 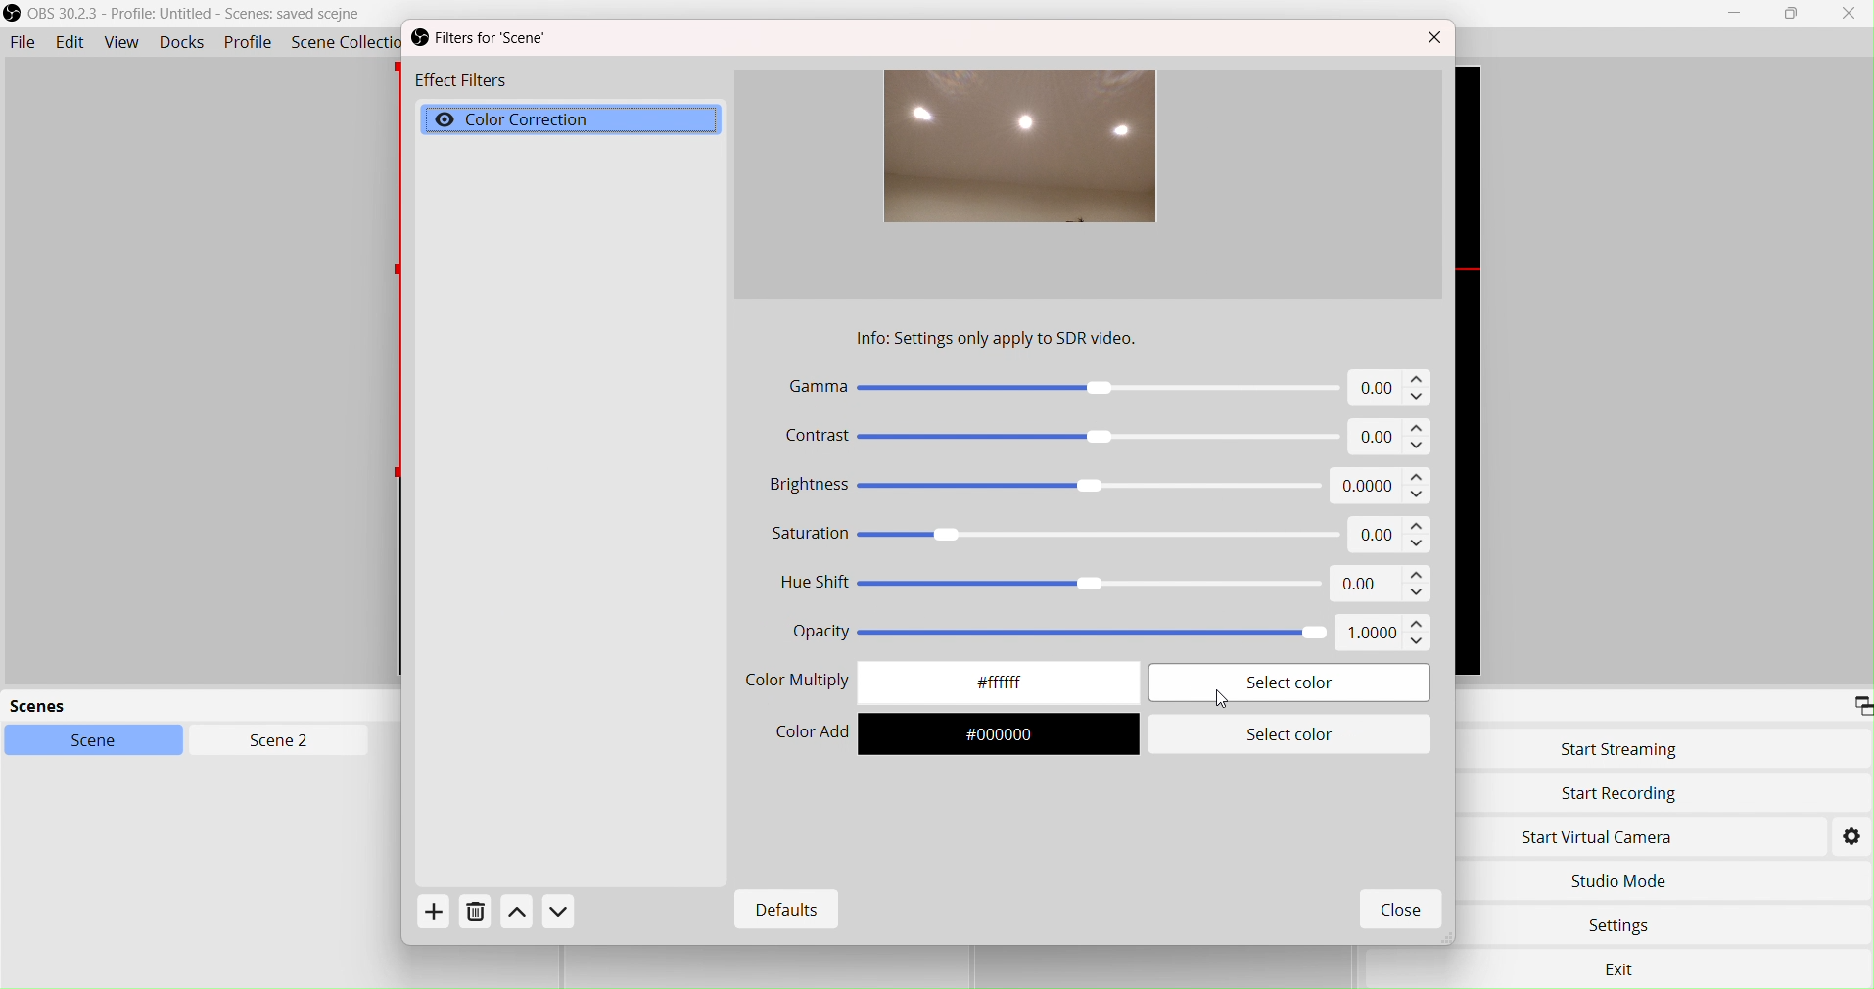 I want to click on Scen2, so click(x=275, y=742).